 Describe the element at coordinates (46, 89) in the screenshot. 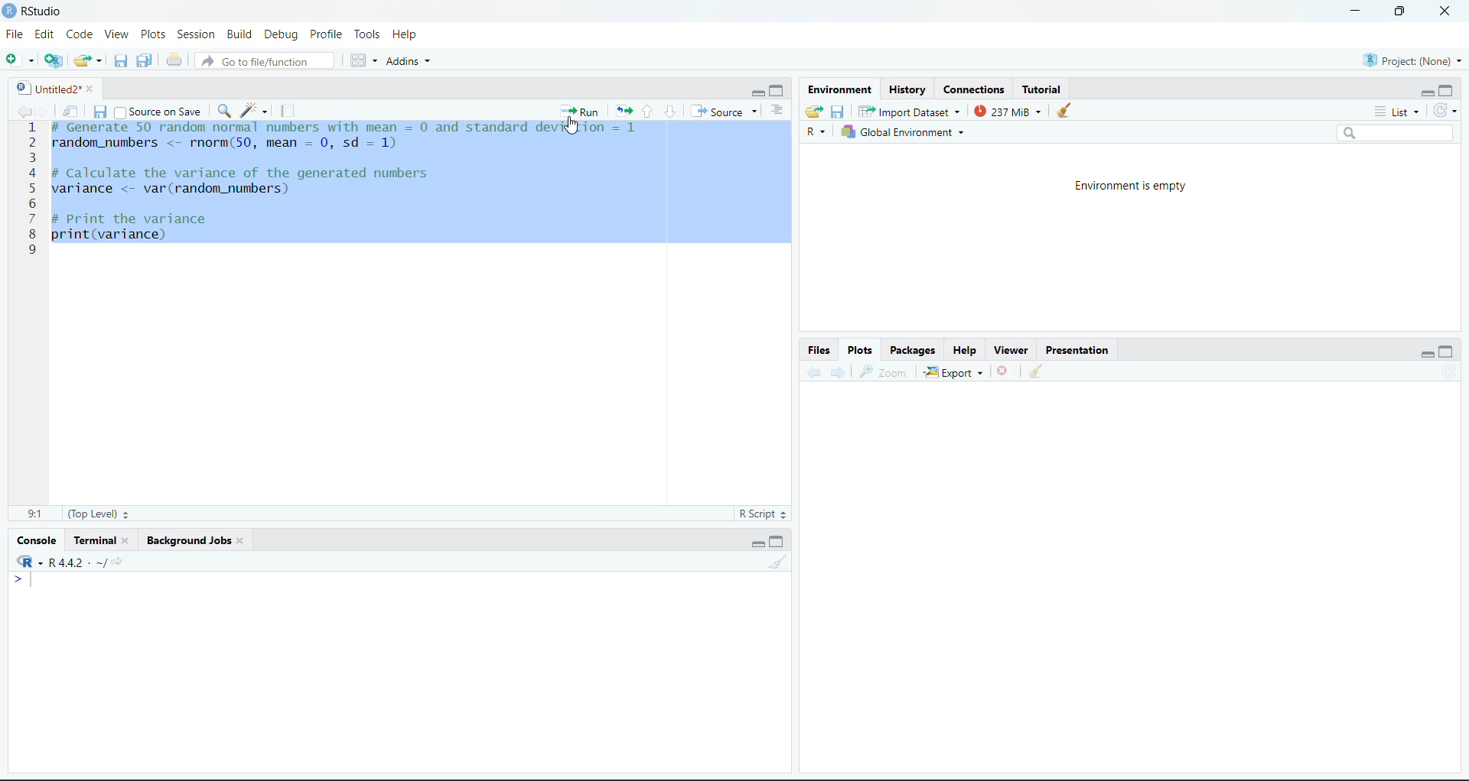

I see `Untitled 2` at that location.